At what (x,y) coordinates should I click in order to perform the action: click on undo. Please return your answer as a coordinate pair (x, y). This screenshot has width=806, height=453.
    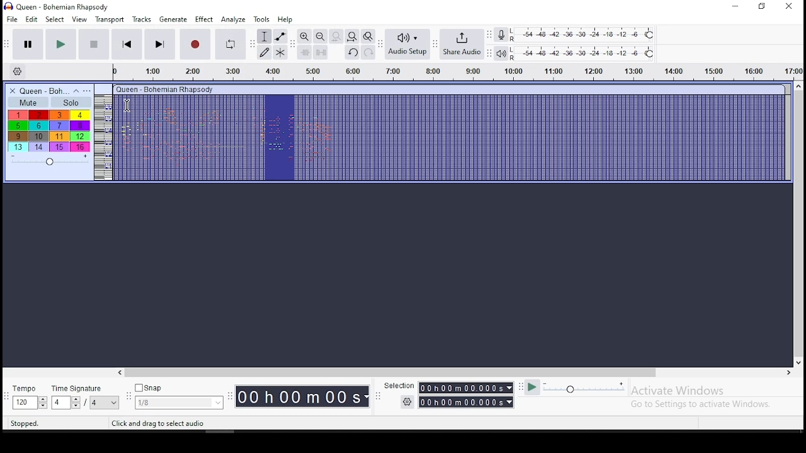
    Looking at the image, I should click on (352, 53).